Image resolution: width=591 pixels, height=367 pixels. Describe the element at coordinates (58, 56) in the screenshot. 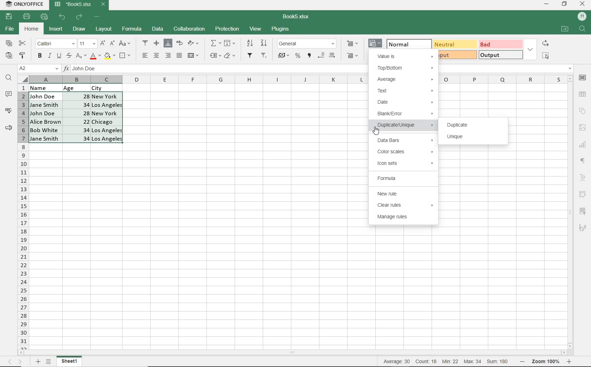

I see `UNDERLINE` at that location.